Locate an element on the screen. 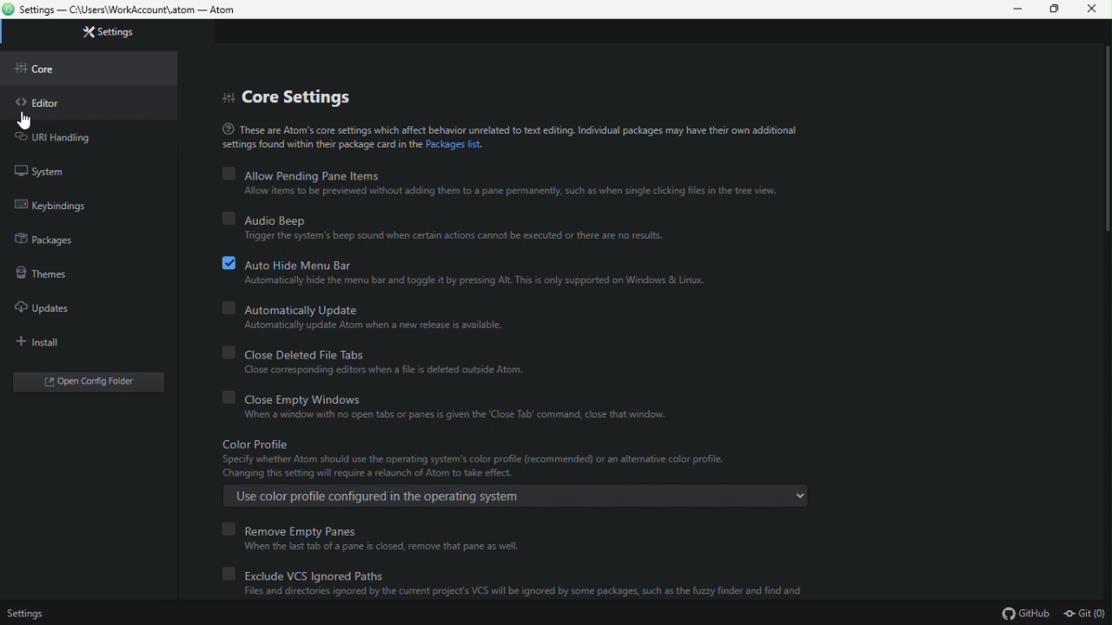  Packages is located at coordinates (51, 242).